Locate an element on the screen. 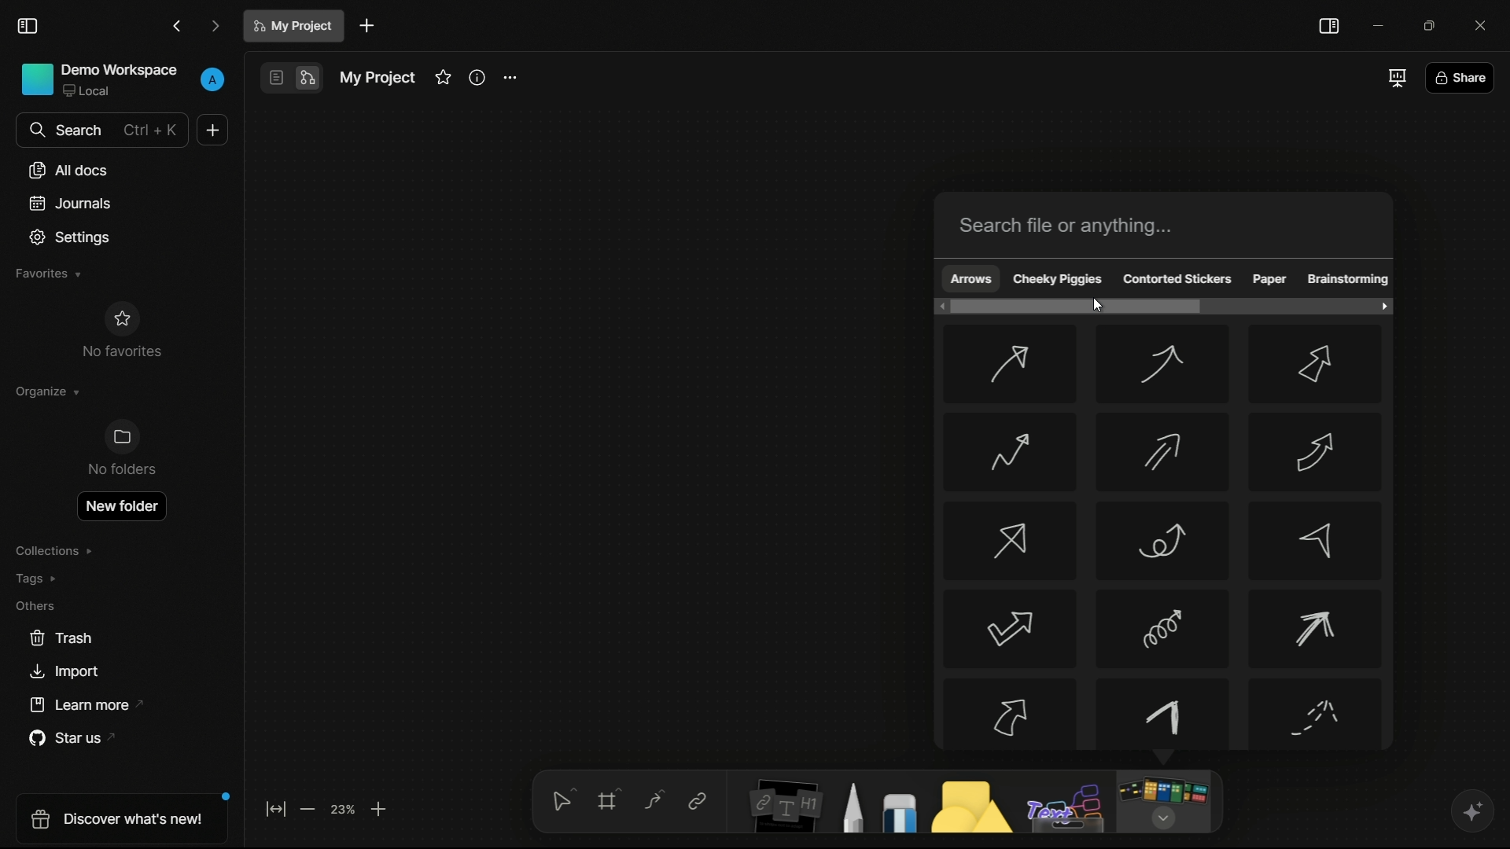 The height and width of the screenshot is (849, 1510). learn more is located at coordinates (90, 705).